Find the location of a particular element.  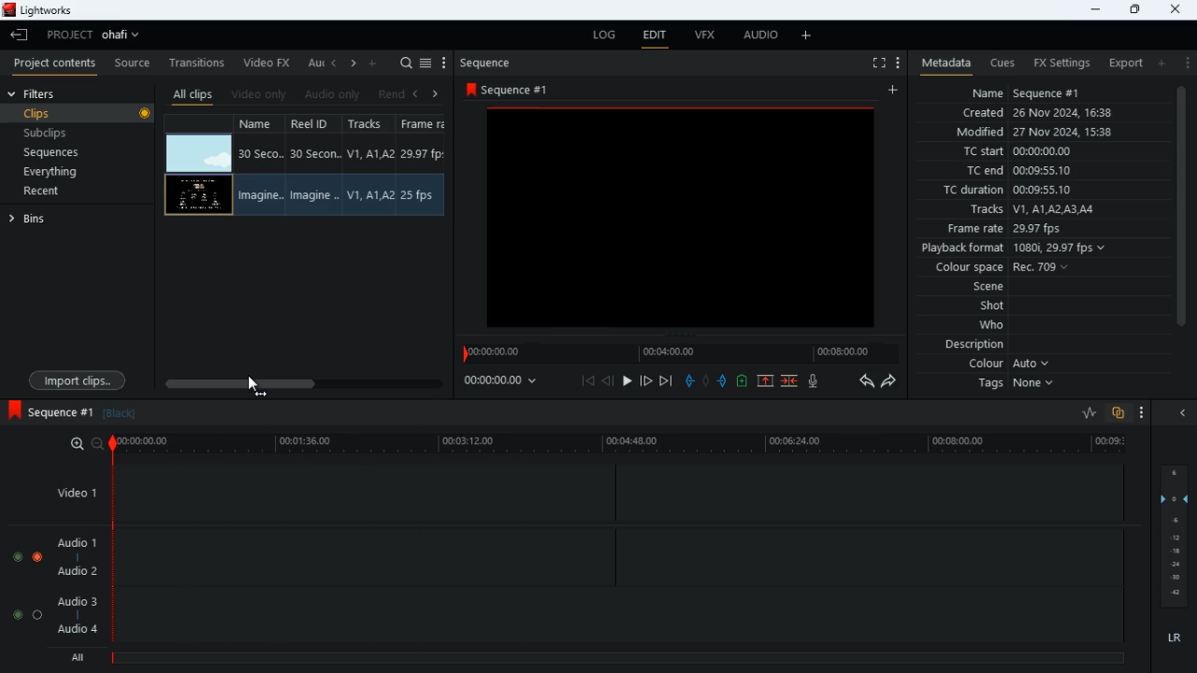

sequence is located at coordinates (488, 61).